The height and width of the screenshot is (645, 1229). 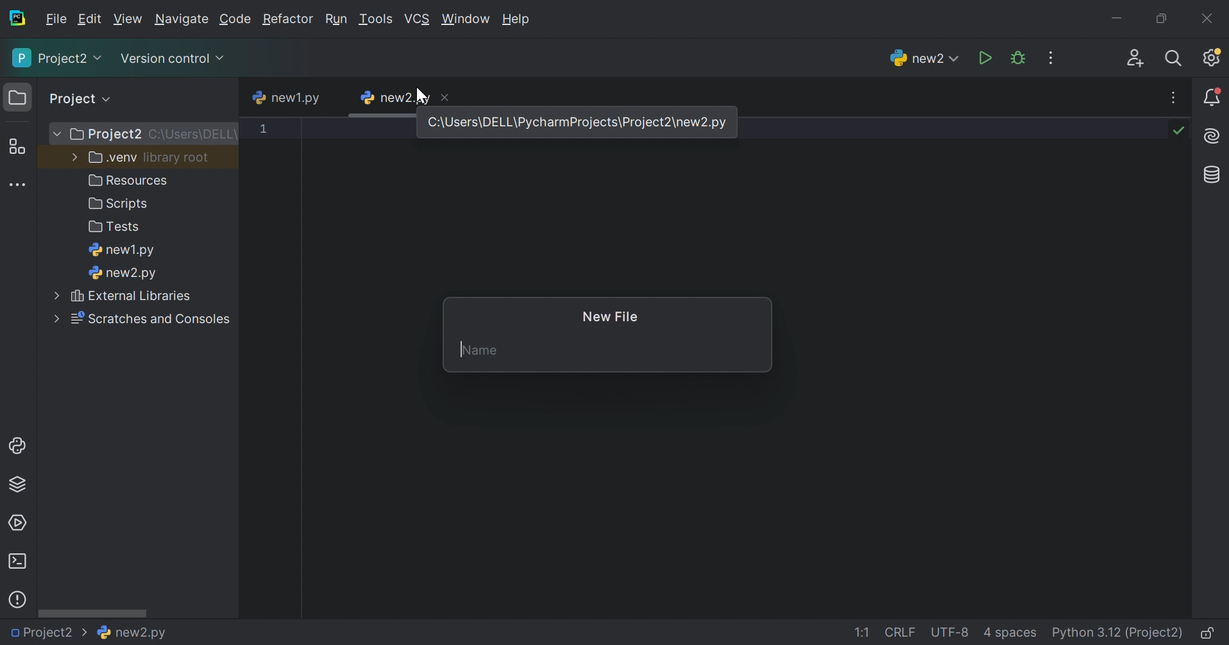 What do you see at coordinates (19, 446) in the screenshot?
I see `Python console` at bounding box center [19, 446].